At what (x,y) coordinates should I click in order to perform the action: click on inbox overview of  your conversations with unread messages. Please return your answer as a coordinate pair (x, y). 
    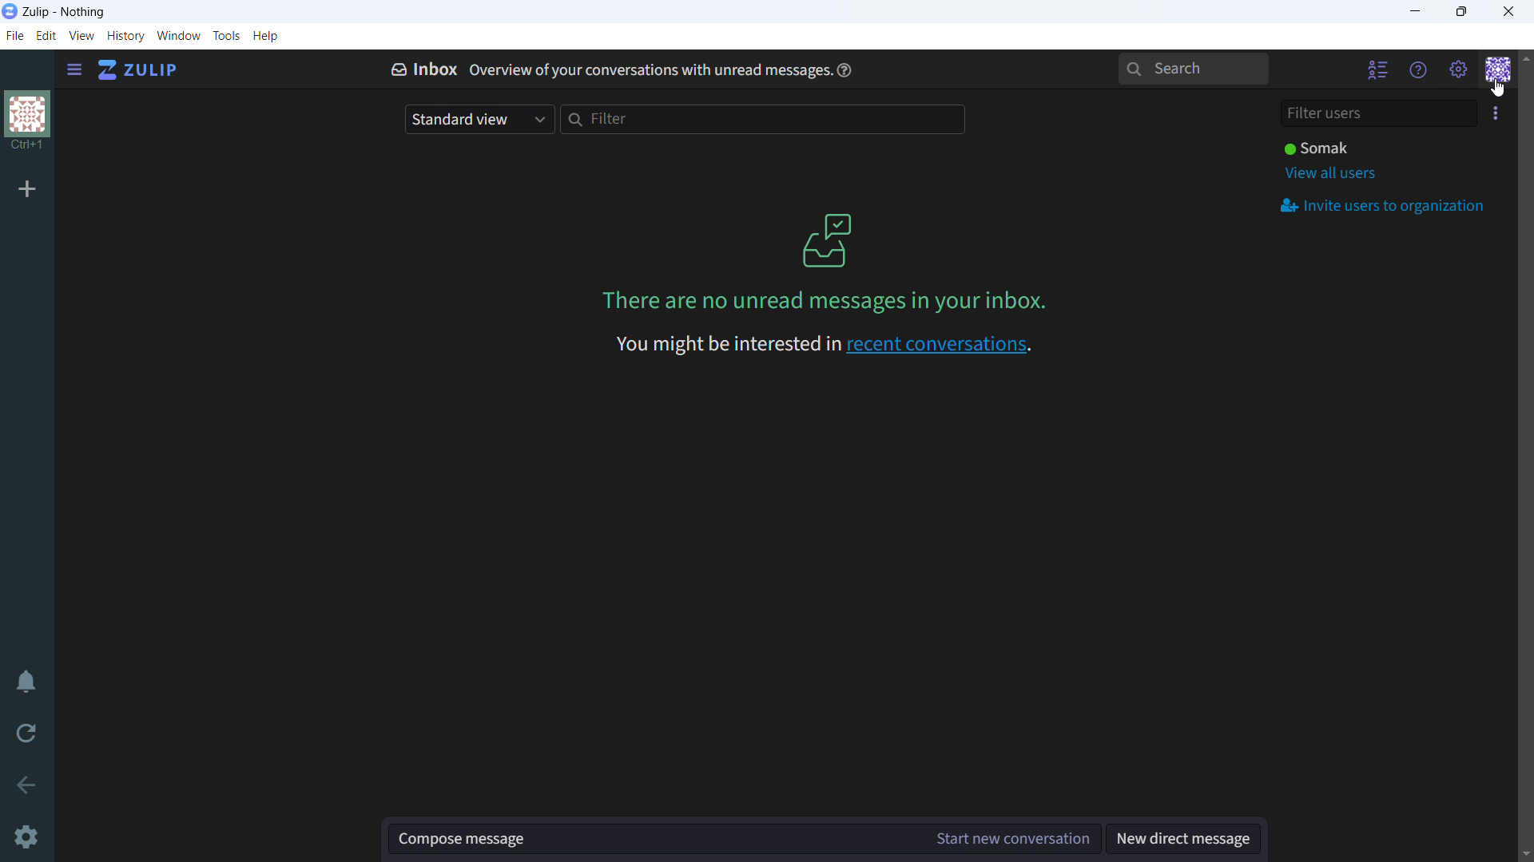
    Looking at the image, I should click on (602, 68).